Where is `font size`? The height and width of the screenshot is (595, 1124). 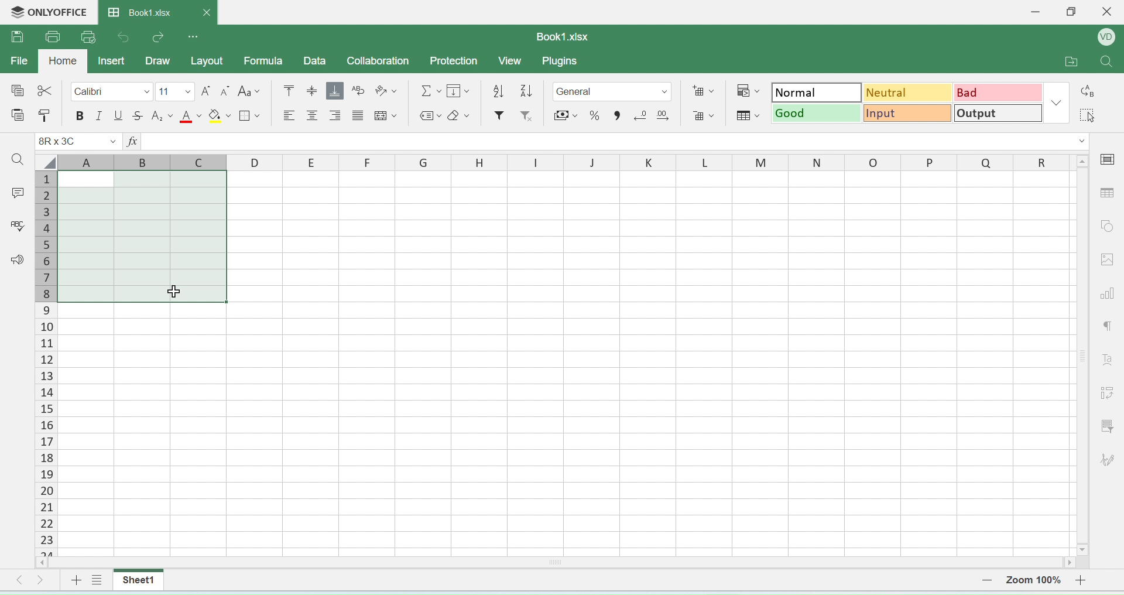
font size is located at coordinates (176, 91).